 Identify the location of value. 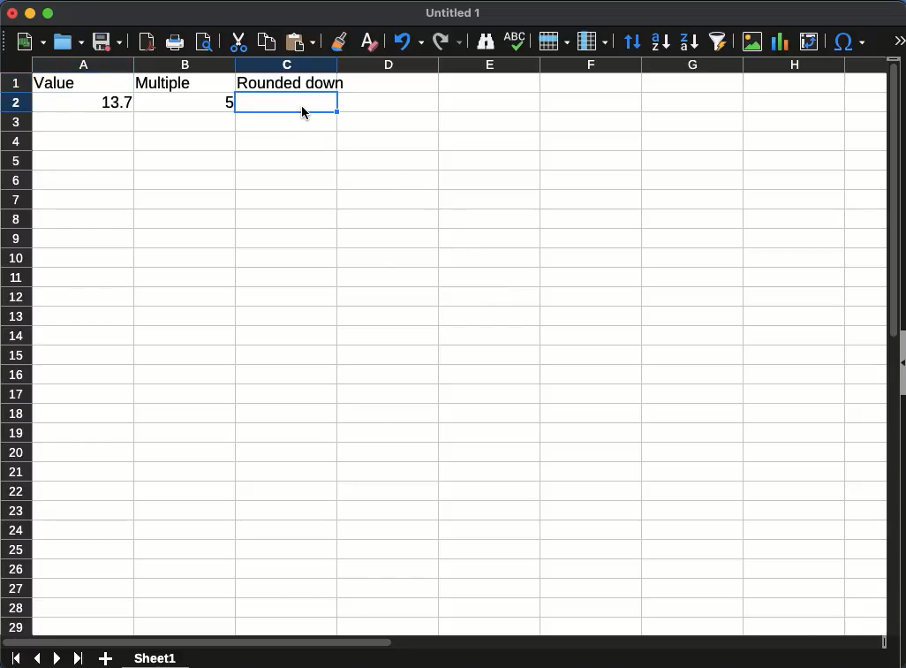
(59, 84).